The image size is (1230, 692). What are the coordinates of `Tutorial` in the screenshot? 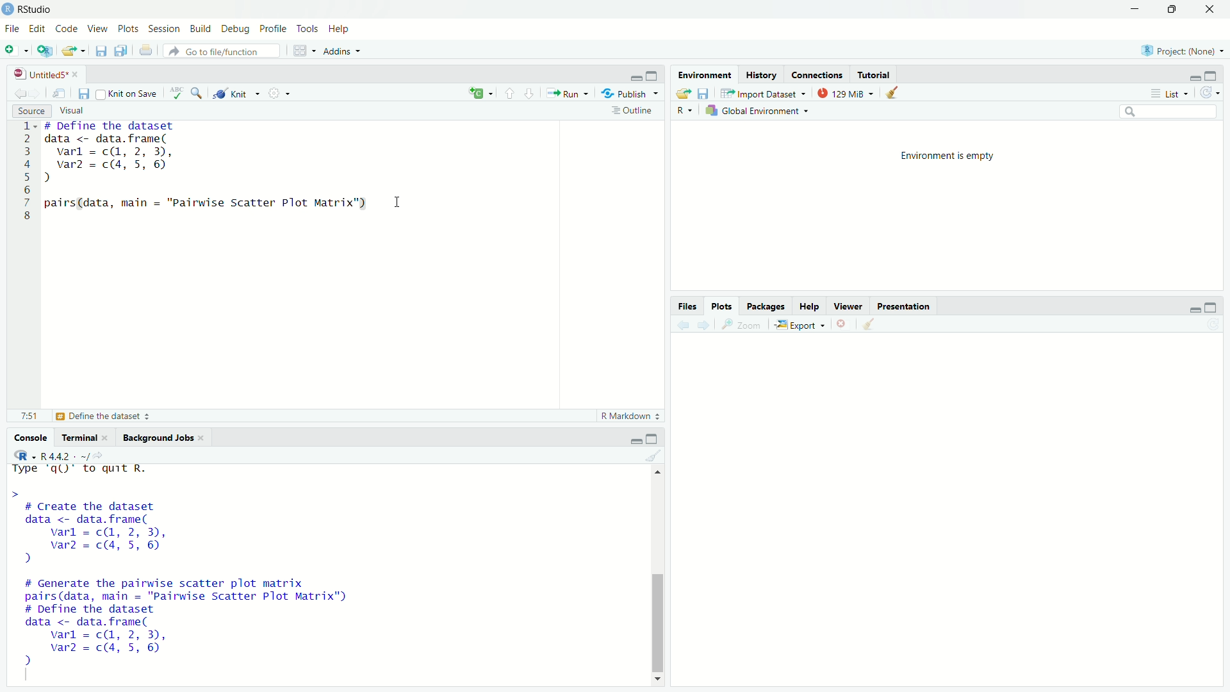 It's located at (876, 74).